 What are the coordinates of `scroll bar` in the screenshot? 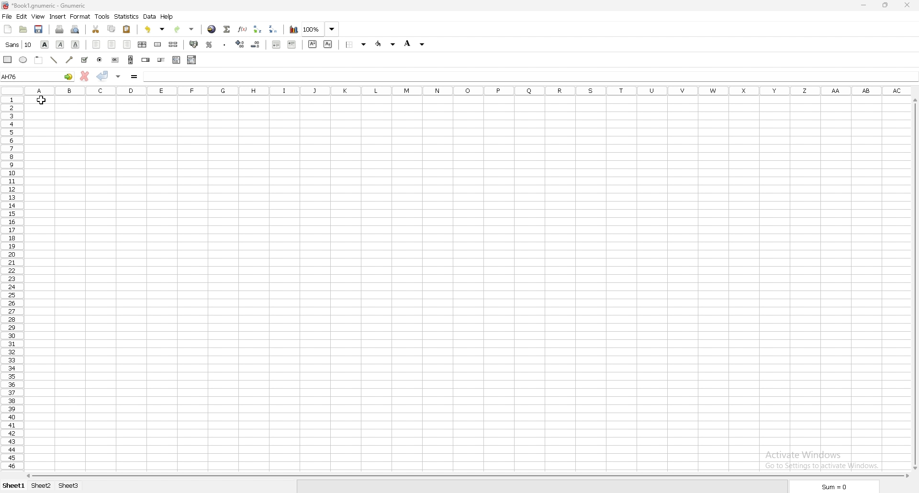 It's located at (915, 283).